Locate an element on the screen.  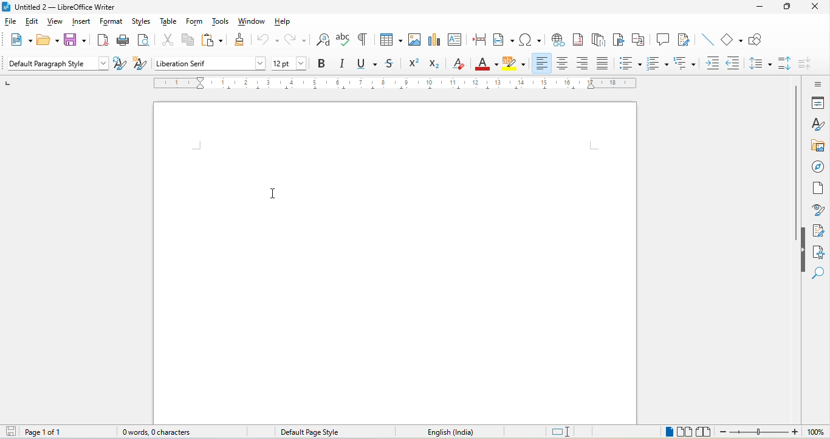
styles is located at coordinates (144, 22).